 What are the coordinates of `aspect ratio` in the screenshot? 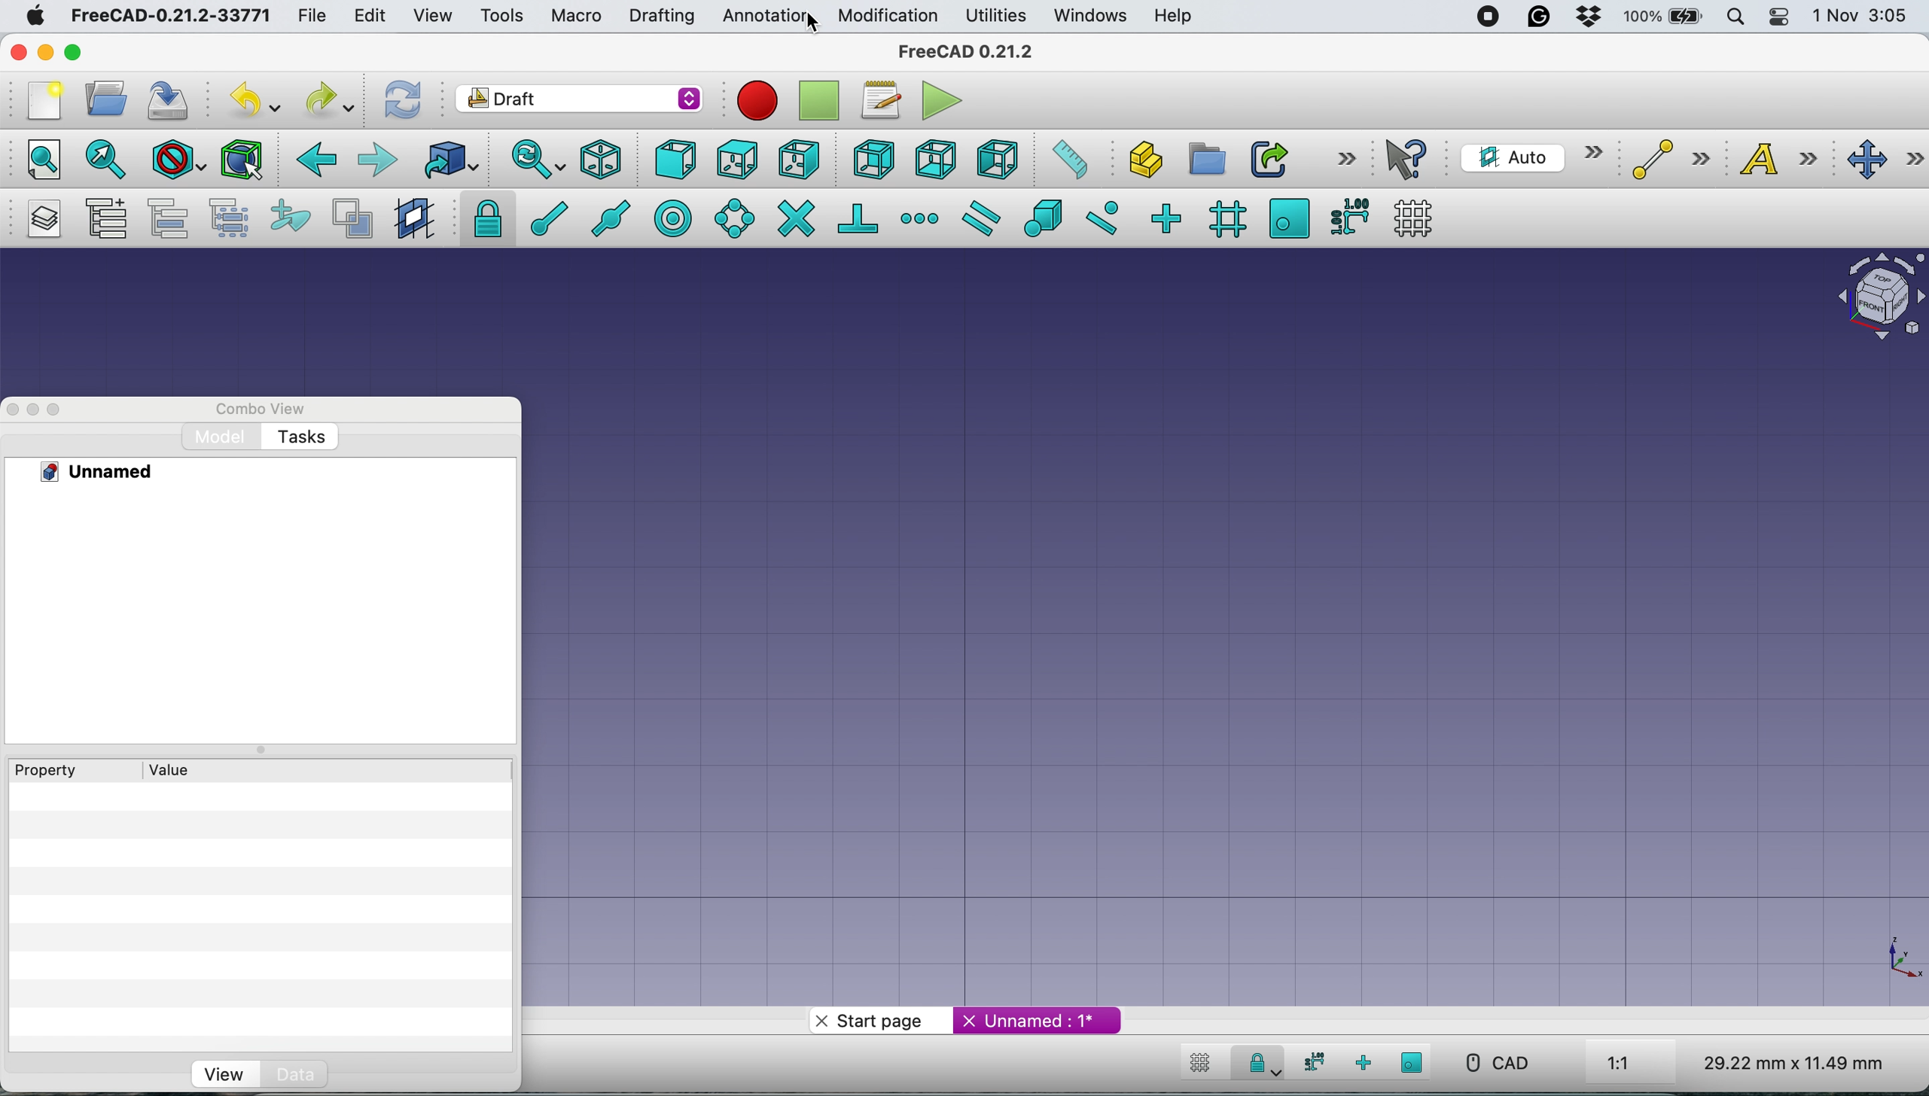 It's located at (1633, 1060).